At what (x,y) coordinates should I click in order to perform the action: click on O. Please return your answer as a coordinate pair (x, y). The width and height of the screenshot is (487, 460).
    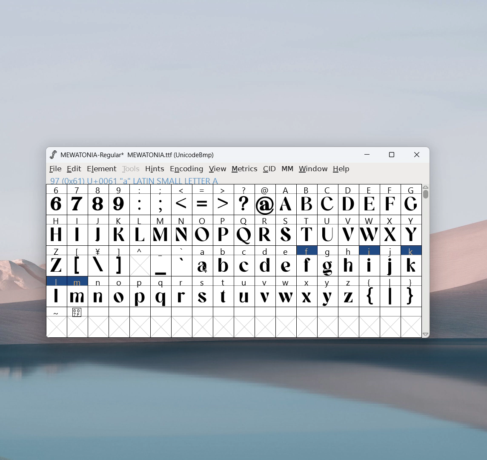
    Looking at the image, I should click on (203, 230).